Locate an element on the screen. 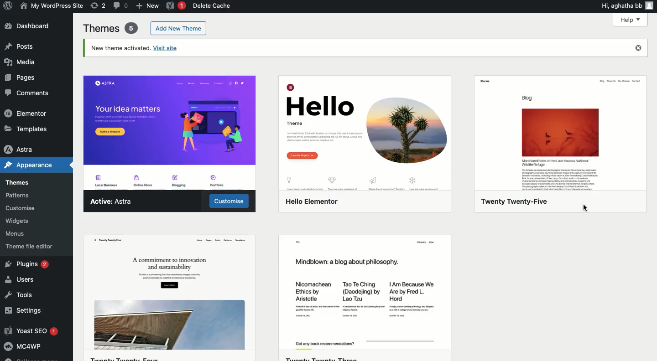 This screenshot has height=361, width=657. Annotate Logo is located at coordinates (8, 6).